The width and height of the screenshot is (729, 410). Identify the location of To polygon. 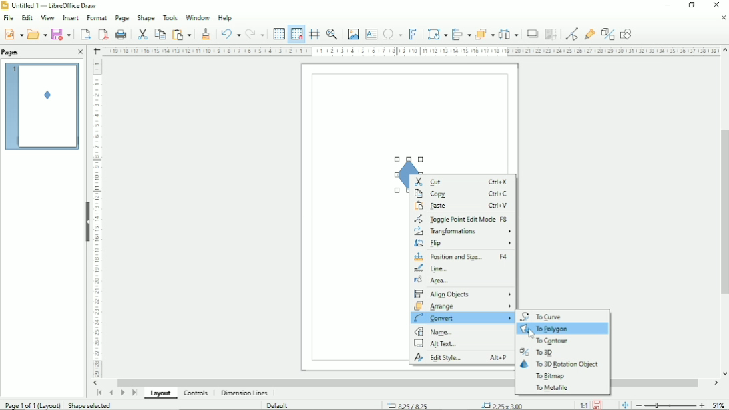
(543, 329).